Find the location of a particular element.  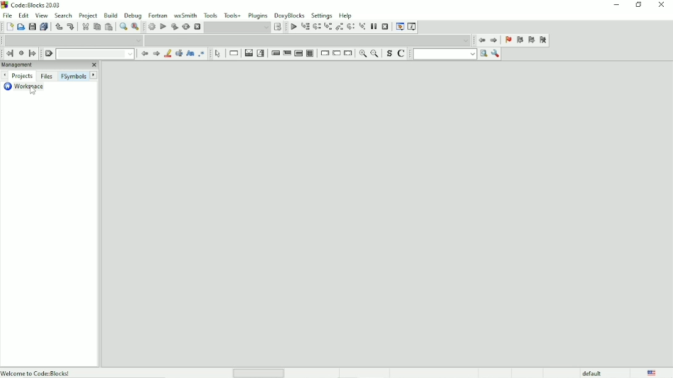

Code::Blocks 20.03 is located at coordinates (31, 5).